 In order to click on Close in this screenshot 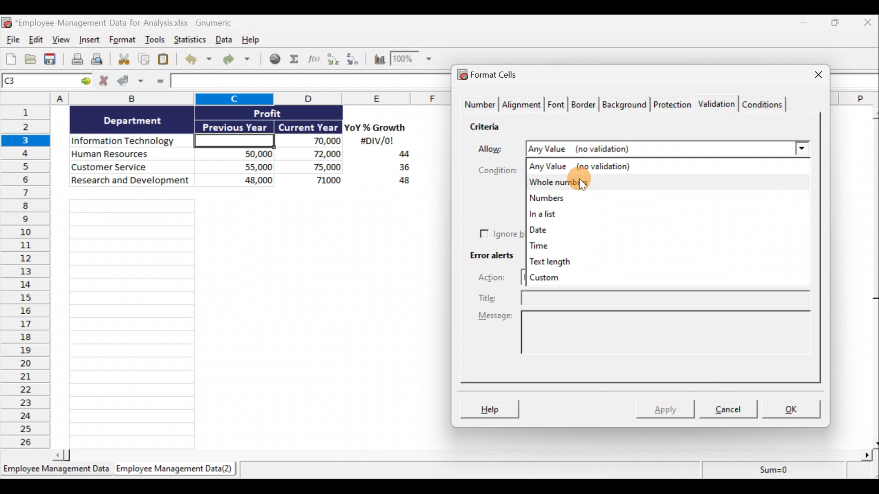, I will do `click(810, 75)`.